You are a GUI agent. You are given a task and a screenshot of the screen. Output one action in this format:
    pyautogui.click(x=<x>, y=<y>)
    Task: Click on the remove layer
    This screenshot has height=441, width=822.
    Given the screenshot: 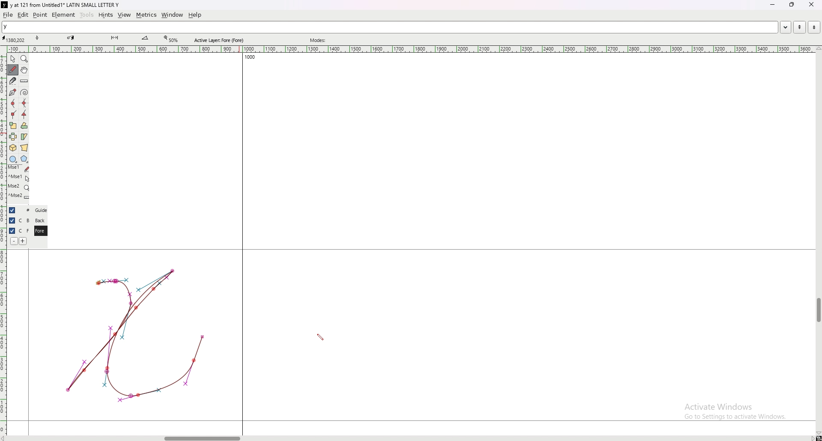 What is the action you would take?
    pyautogui.click(x=14, y=241)
    